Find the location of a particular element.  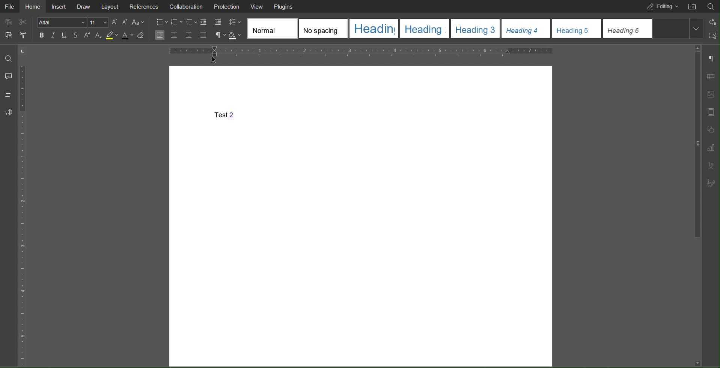

Heading is located at coordinates (424, 28).